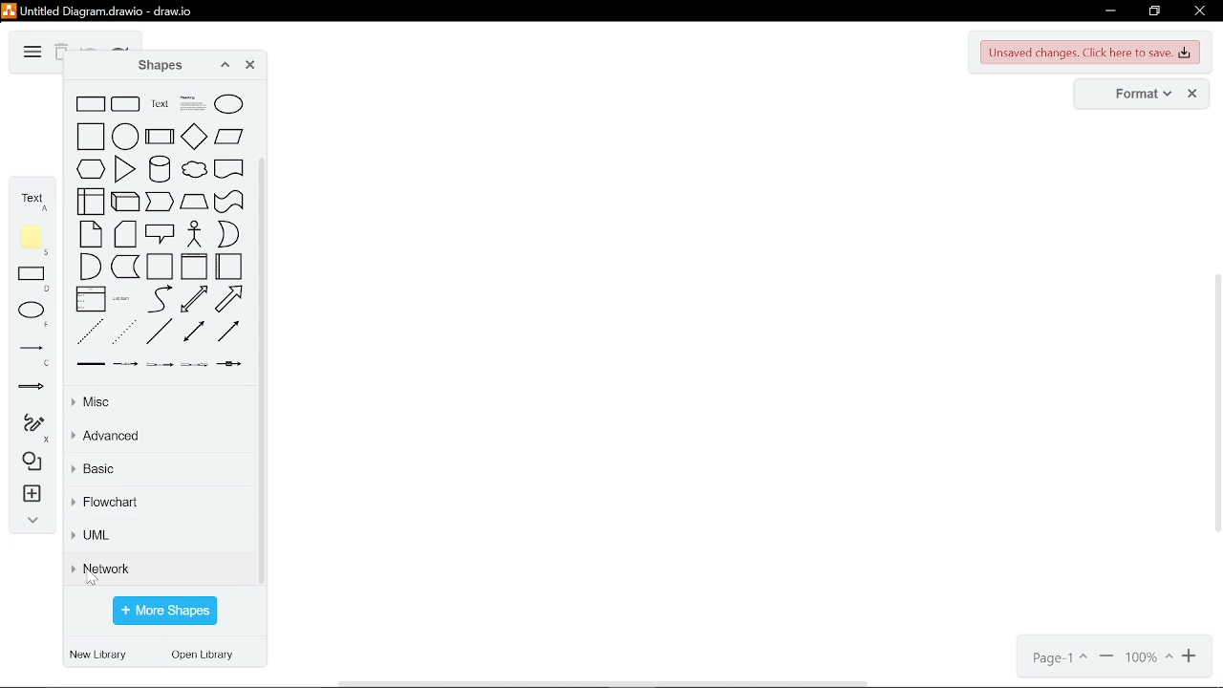  I want to click on note, so click(90, 234).